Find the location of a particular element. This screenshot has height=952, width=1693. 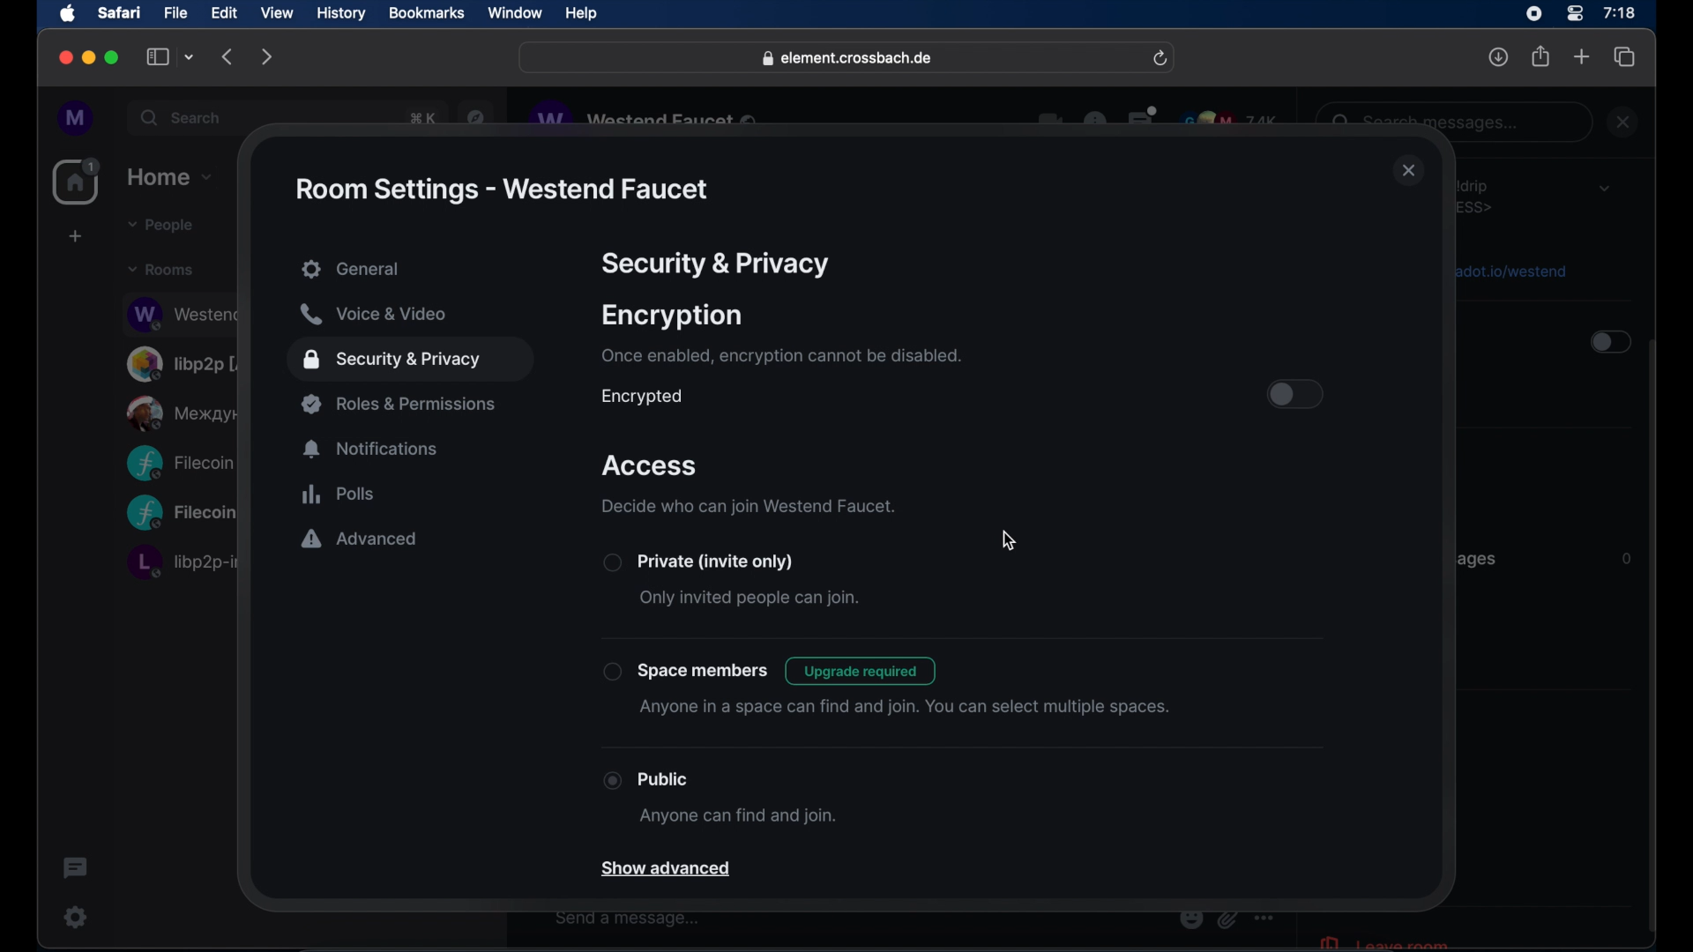

maximize is located at coordinates (114, 57).